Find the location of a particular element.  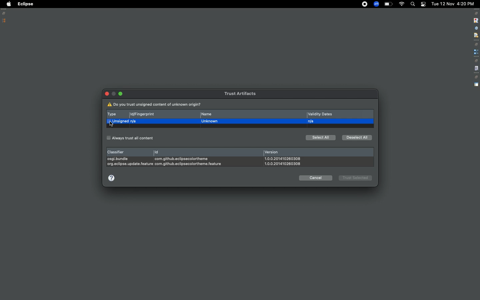

Restore is located at coordinates (5, 13).